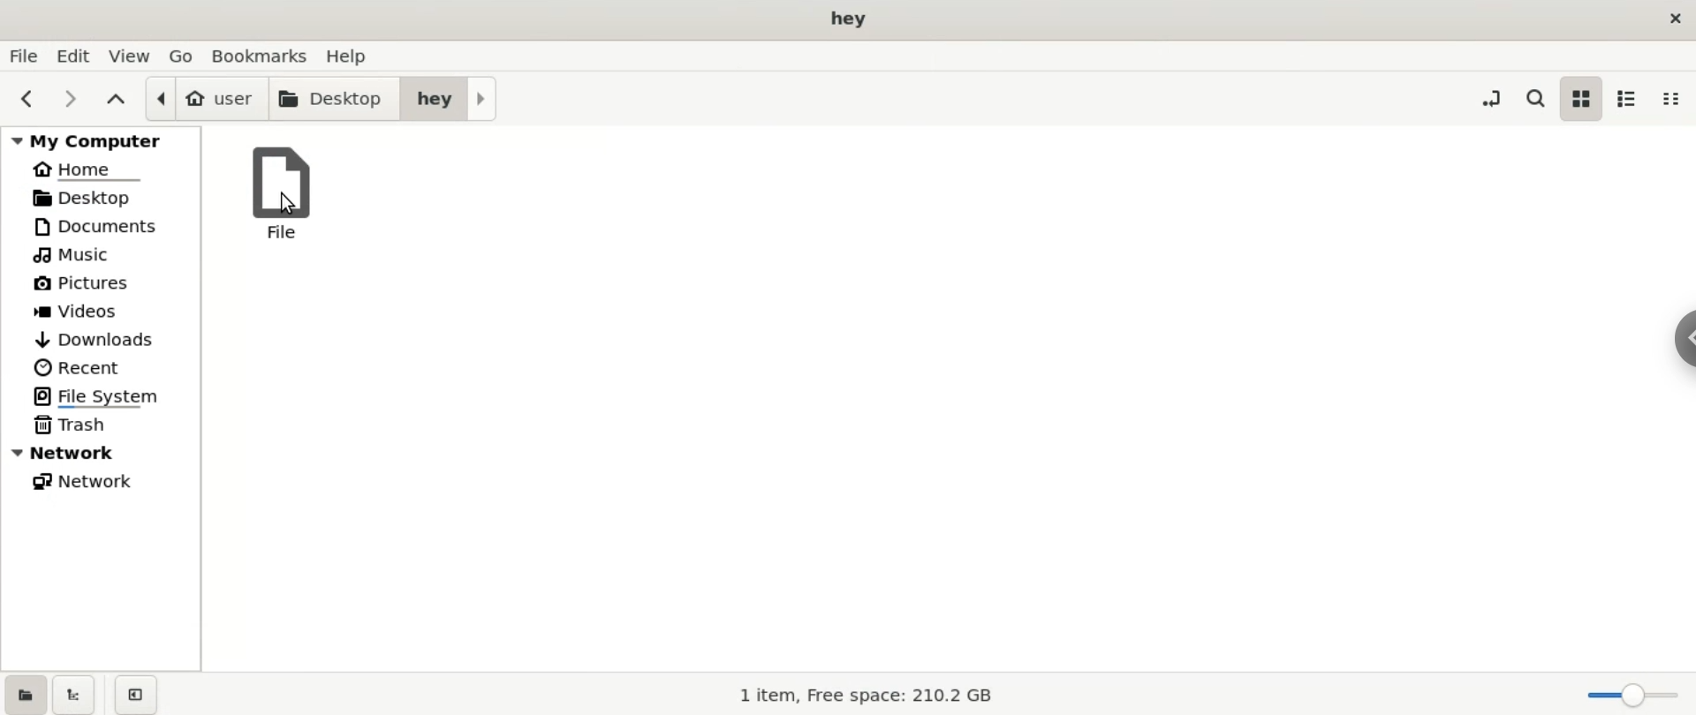  I want to click on zoom, so click(1630, 697).